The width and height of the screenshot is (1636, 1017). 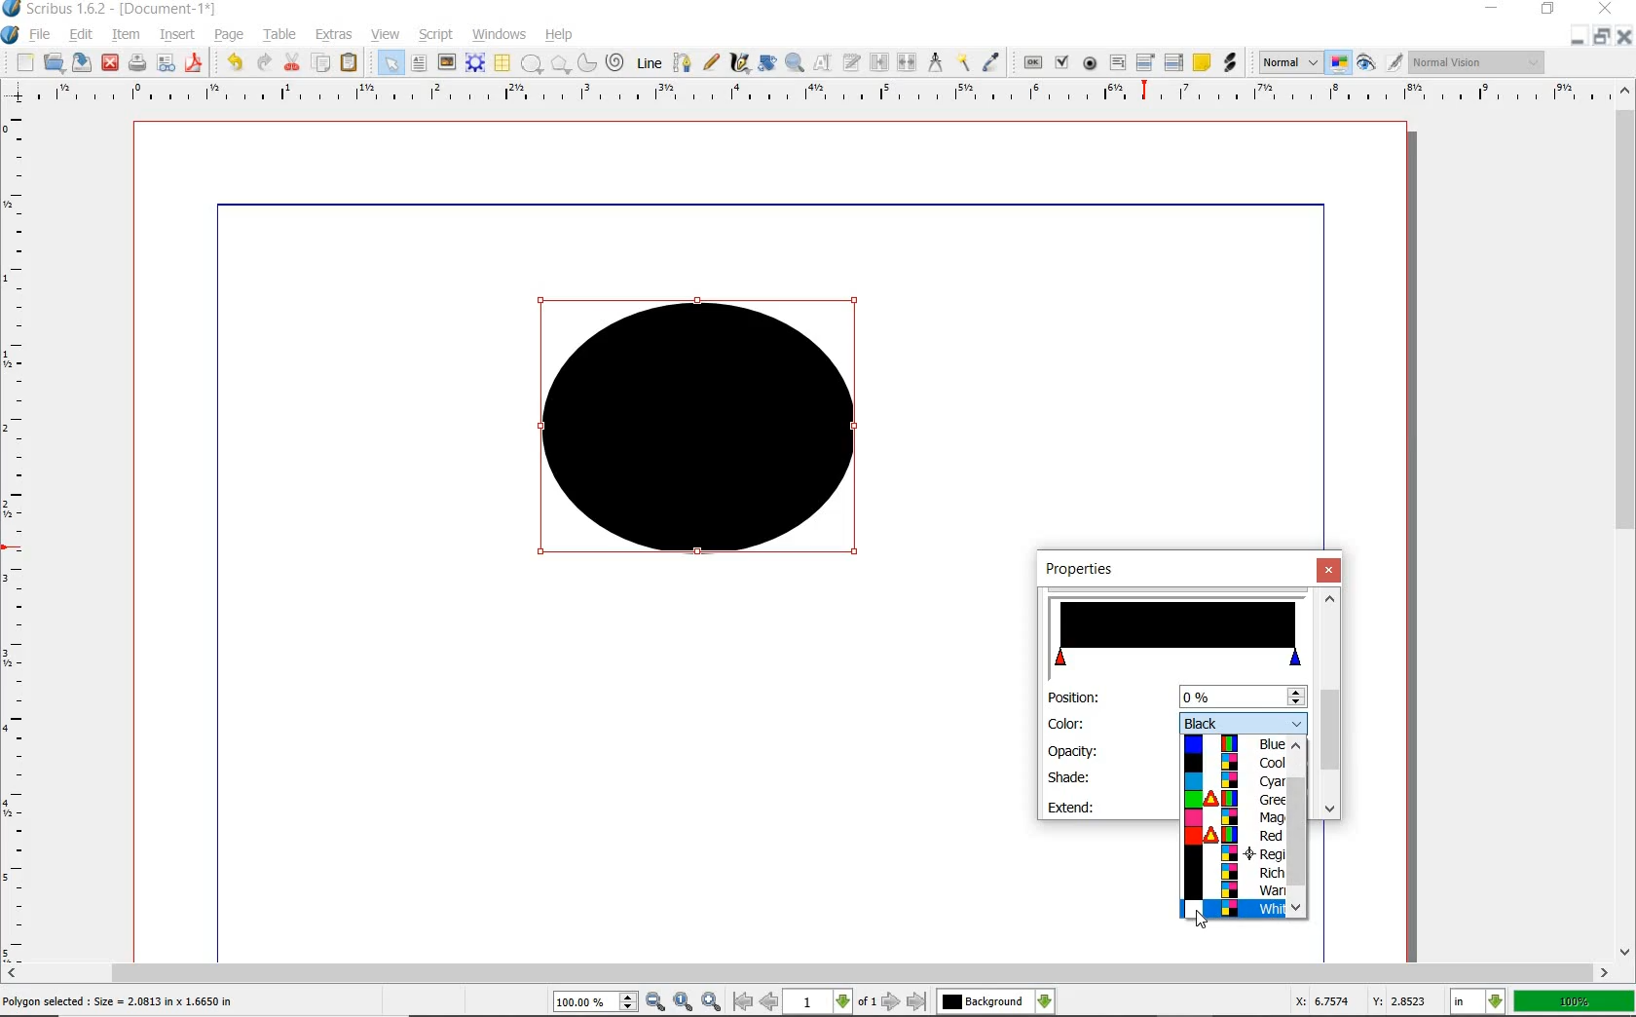 What do you see at coordinates (82, 62) in the screenshot?
I see `SAVE` at bounding box center [82, 62].